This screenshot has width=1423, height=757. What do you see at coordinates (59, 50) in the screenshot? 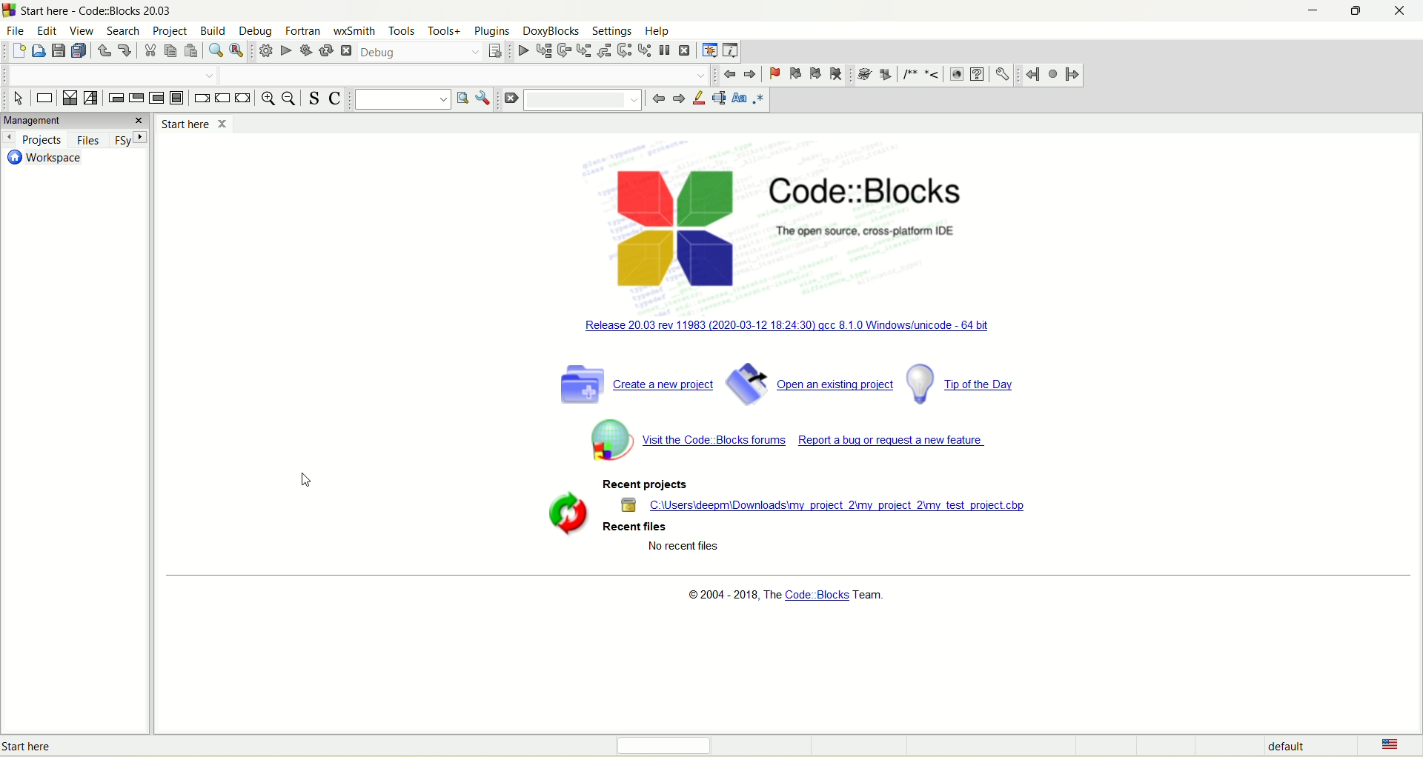
I see `save` at bounding box center [59, 50].